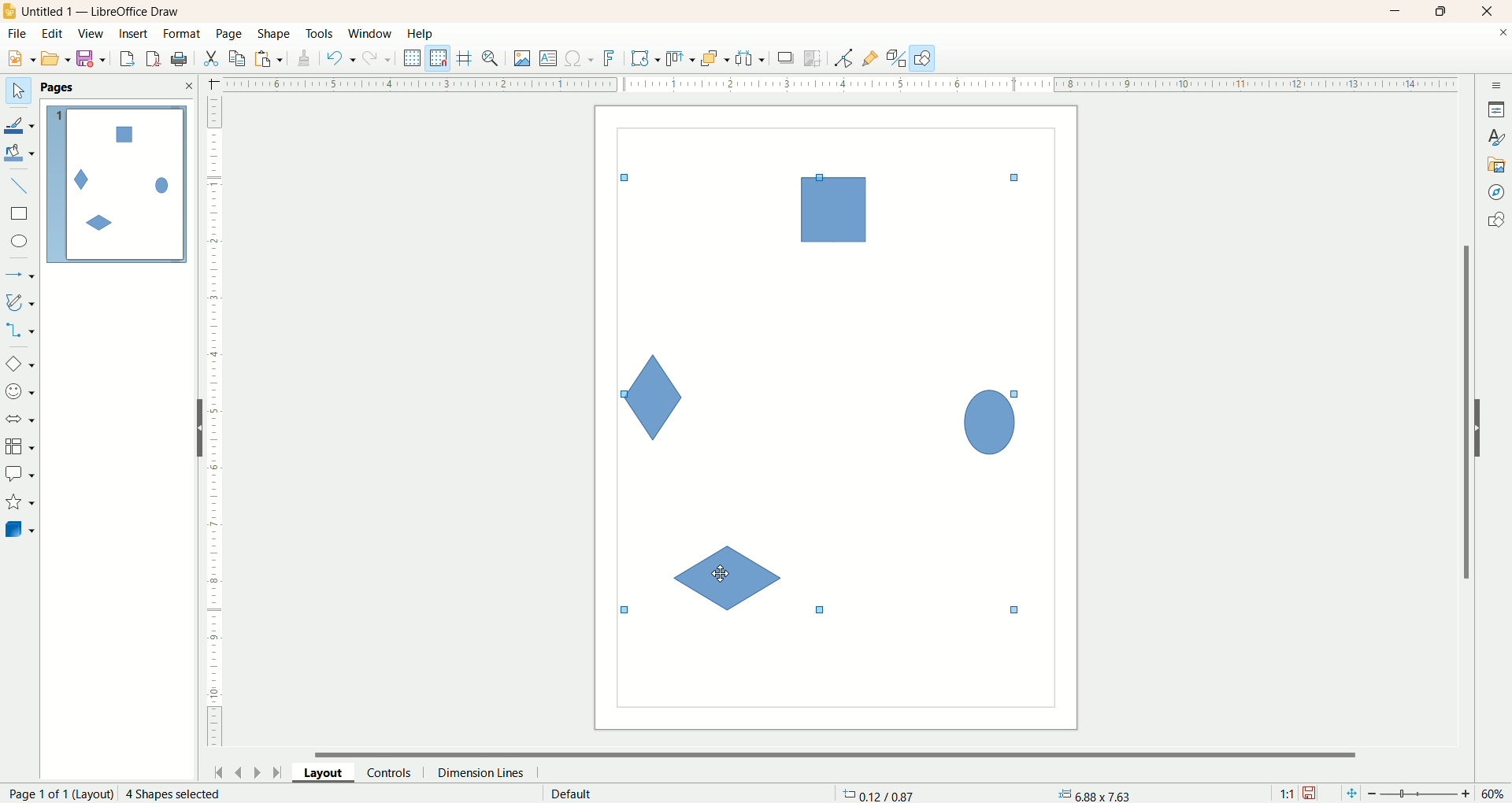 This screenshot has width=1512, height=803. I want to click on print, so click(155, 58).